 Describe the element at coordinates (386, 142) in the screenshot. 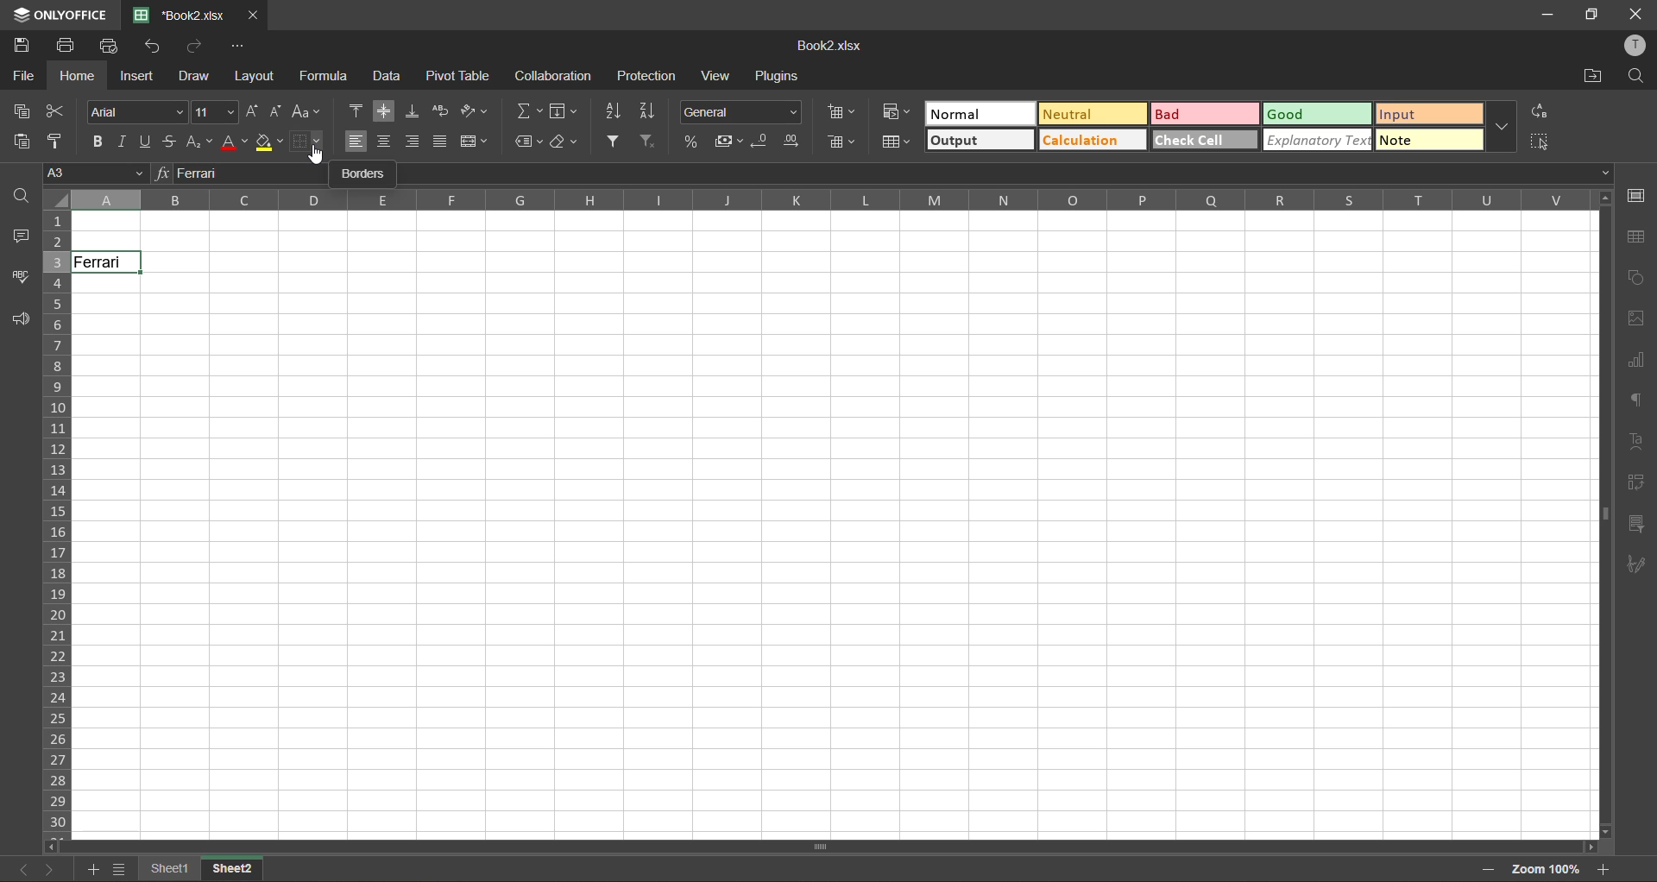

I see `align center` at that location.